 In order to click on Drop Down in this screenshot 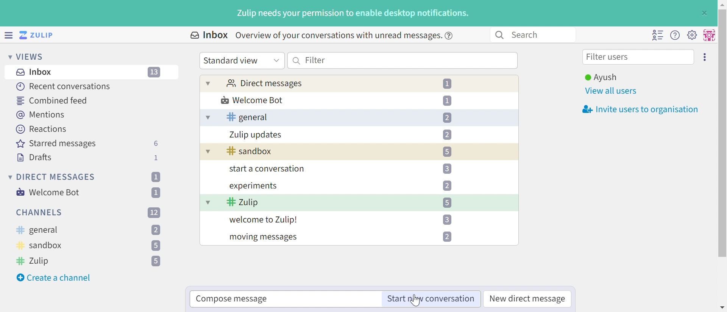, I will do `click(208, 202)`.